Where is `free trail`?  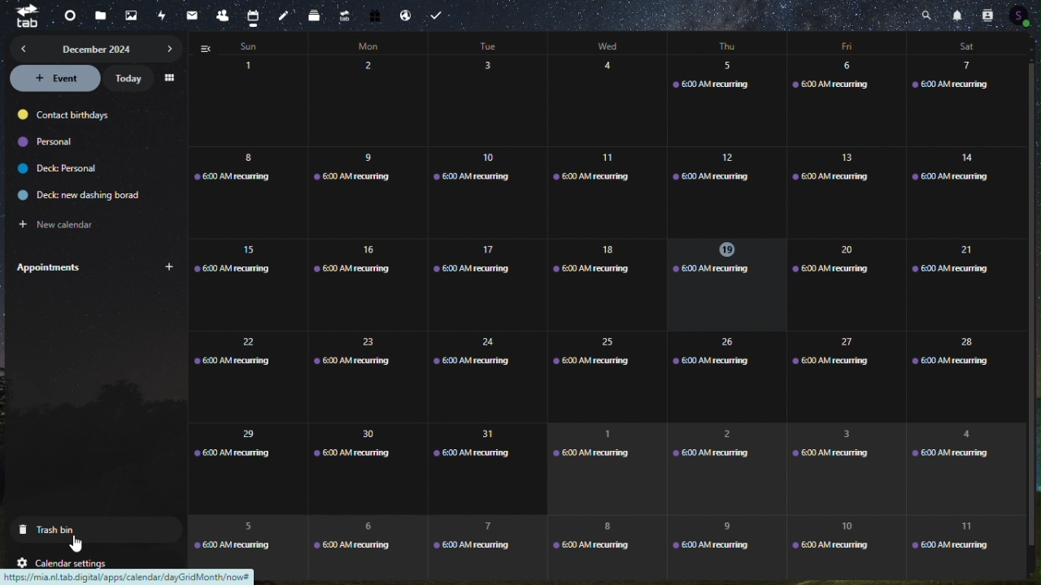 free trail is located at coordinates (374, 15).